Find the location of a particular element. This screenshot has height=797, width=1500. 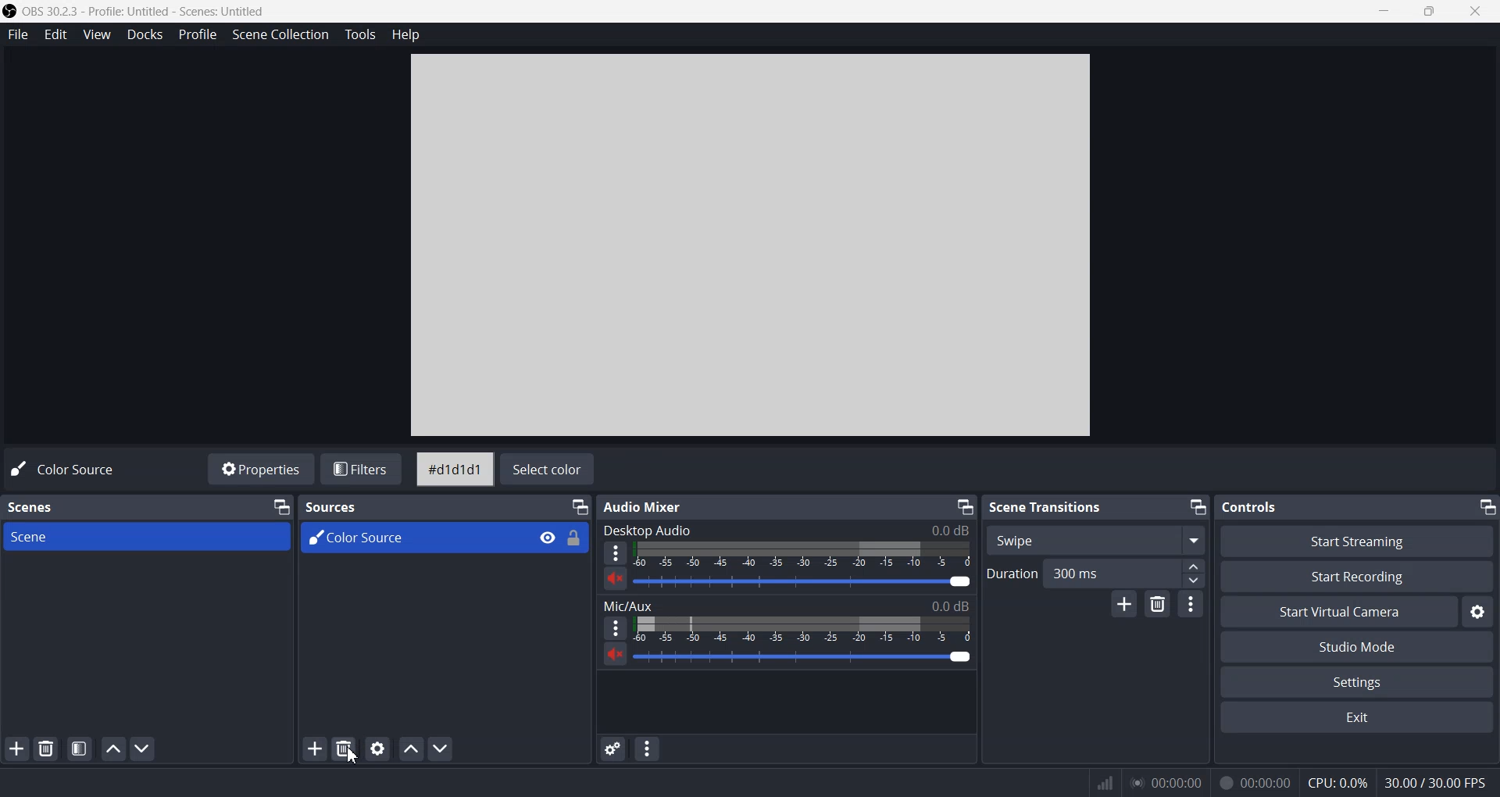

Preview Mode is located at coordinates (747, 245).